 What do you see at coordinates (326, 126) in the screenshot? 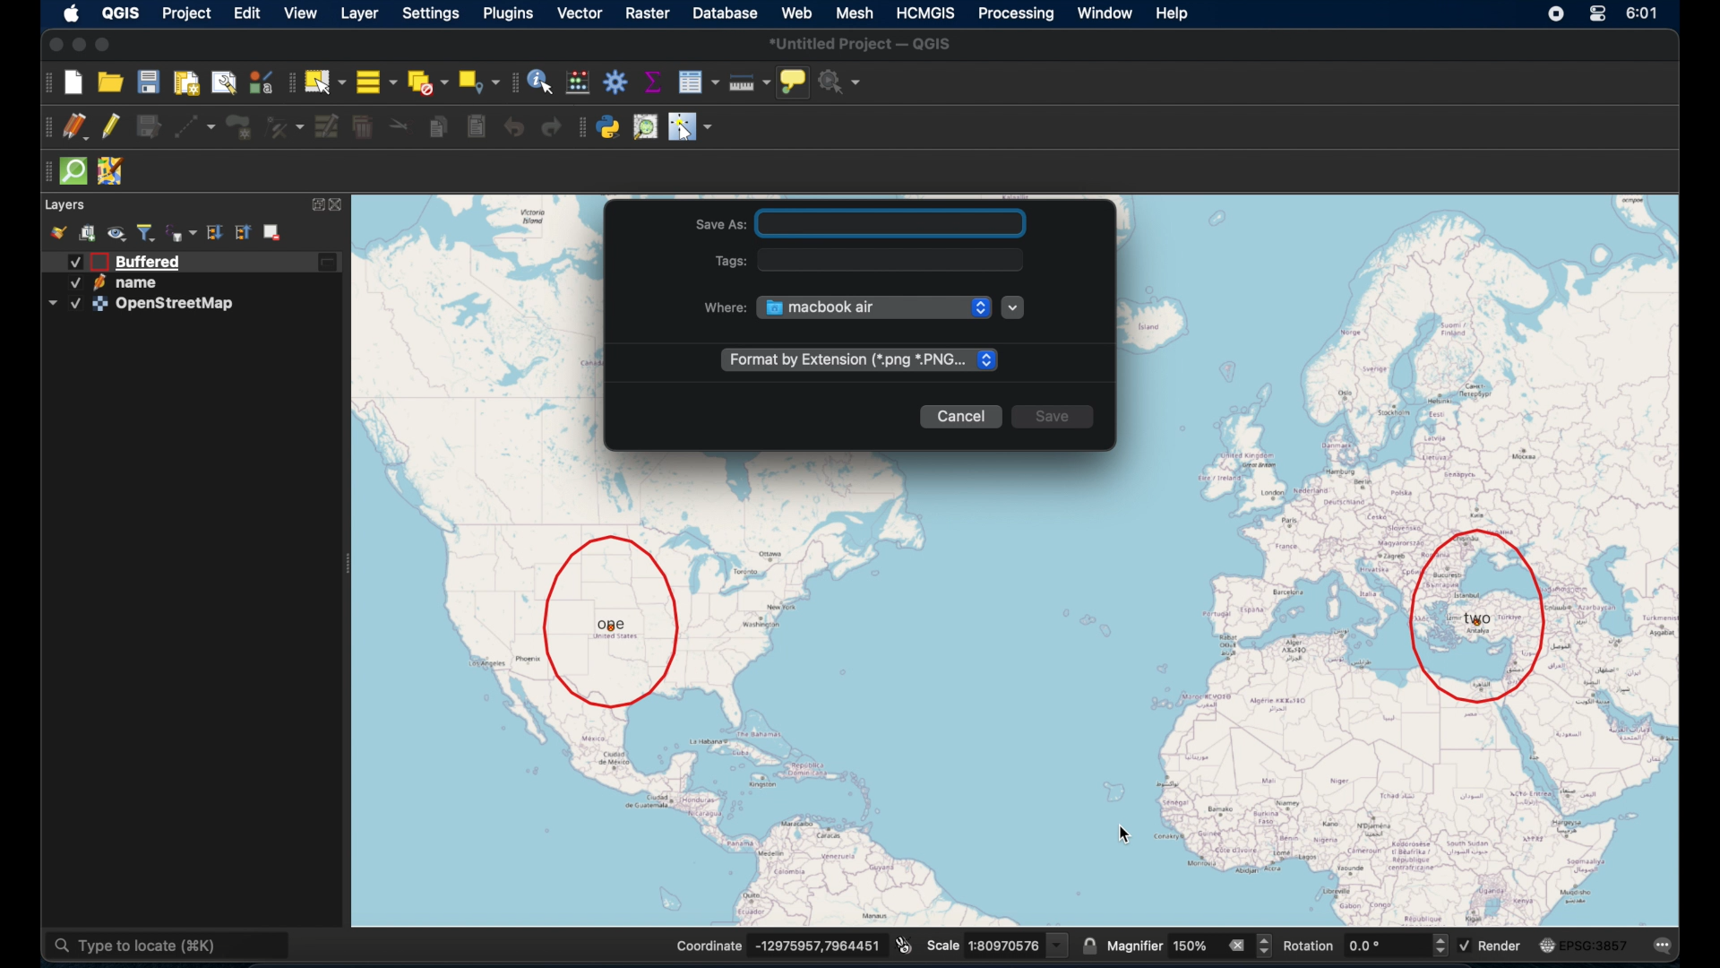
I see `modify attributes` at bounding box center [326, 126].